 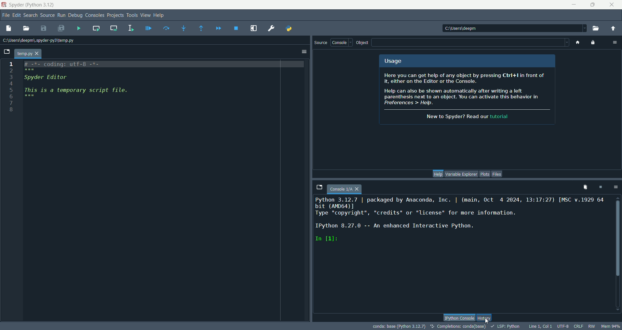 I want to click on browse working directory, so click(x=598, y=28).